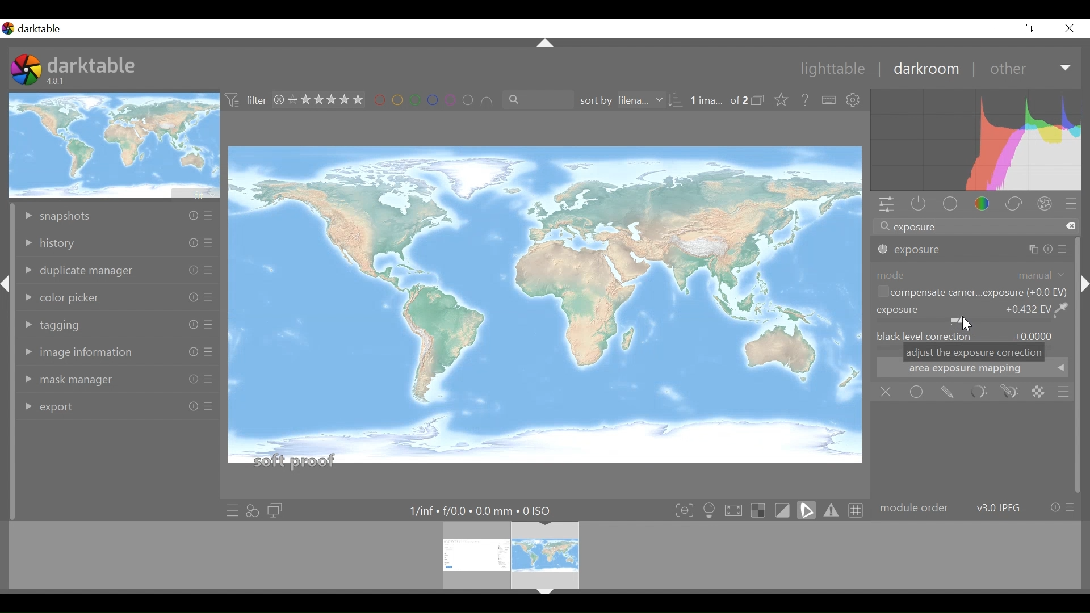  Describe the element at coordinates (784, 510) in the screenshot. I see `toggle clipping indication` at that location.